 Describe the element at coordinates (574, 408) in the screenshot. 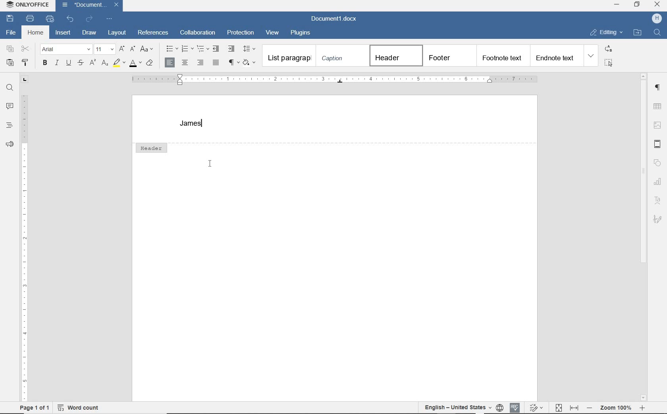

I see `fit to width` at that location.